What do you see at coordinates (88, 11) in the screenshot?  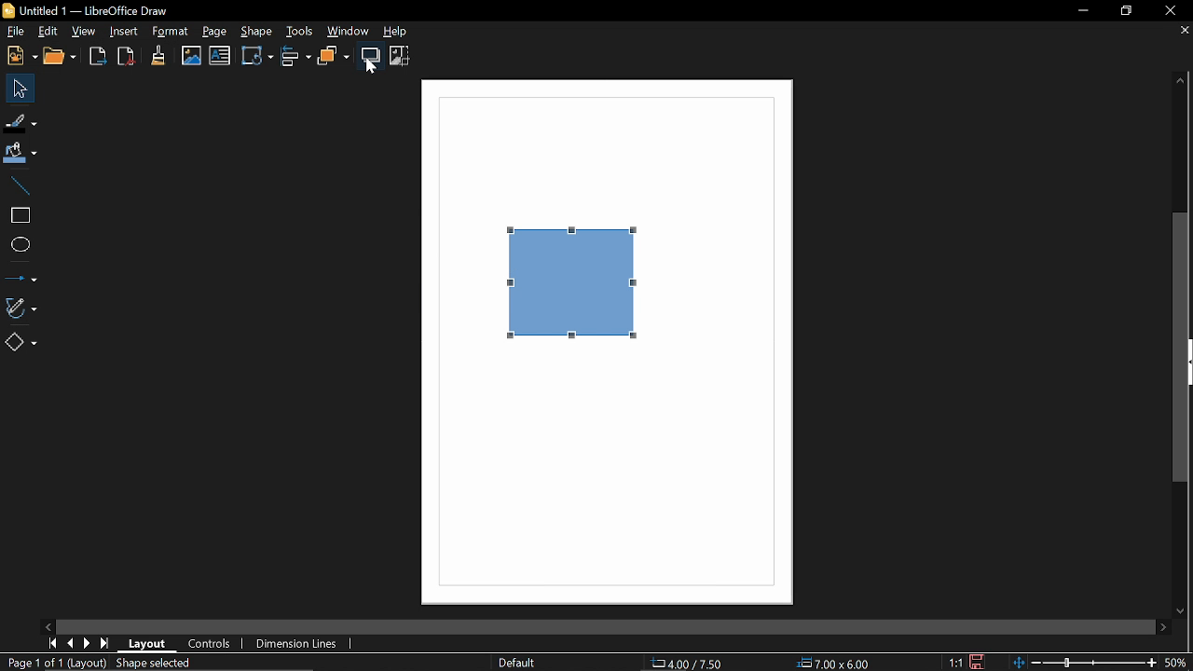 I see `Current window` at bounding box center [88, 11].